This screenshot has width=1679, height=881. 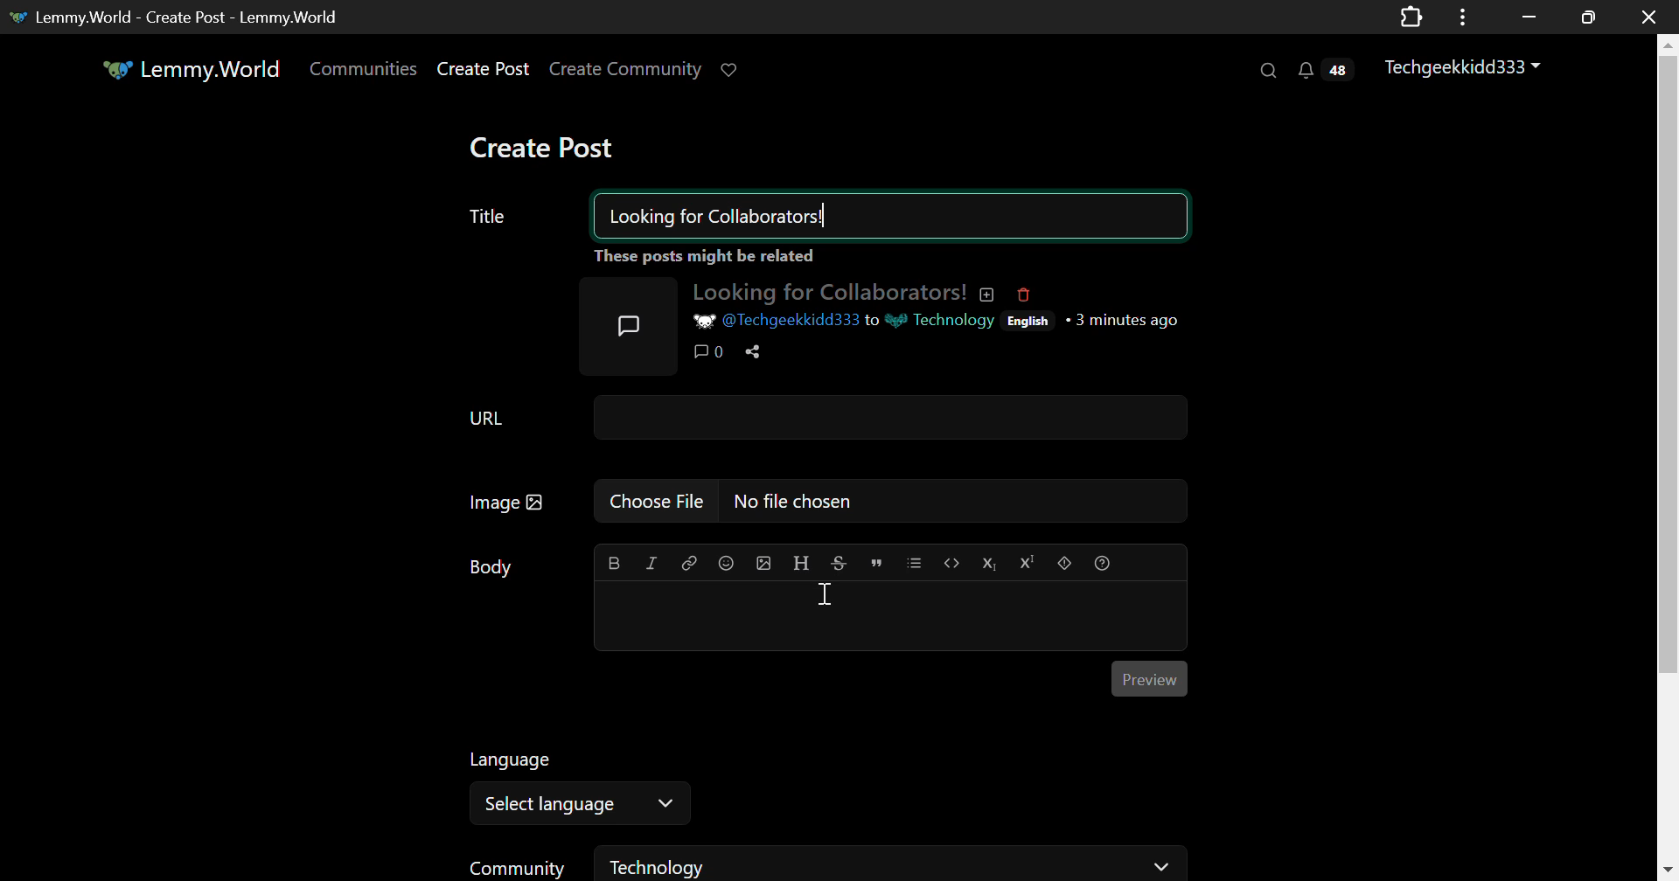 What do you see at coordinates (691, 564) in the screenshot?
I see `link` at bounding box center [691, 564].